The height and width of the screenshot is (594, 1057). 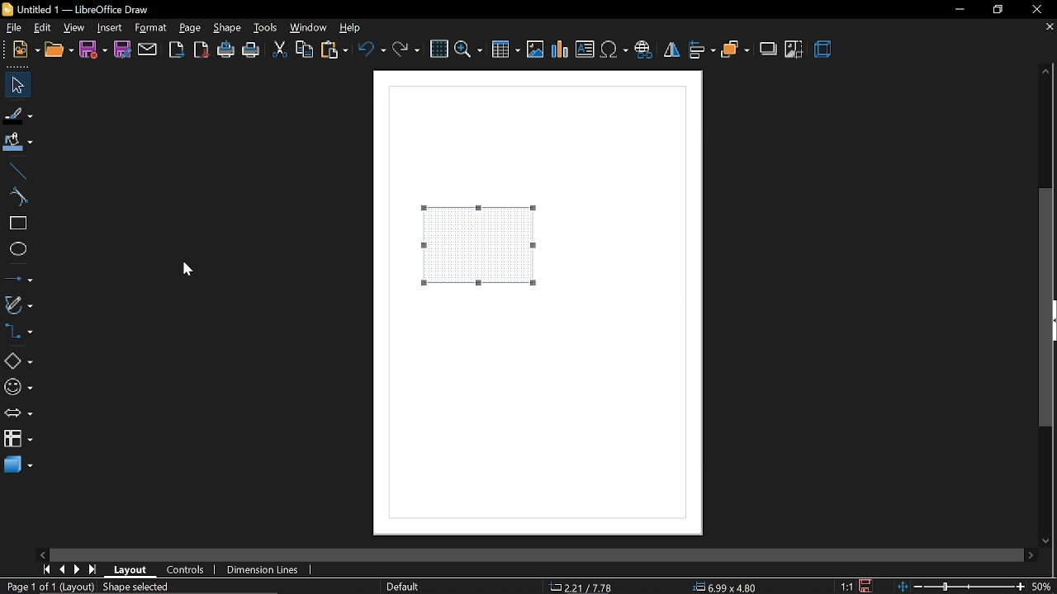 I want to click on file, so click(x=12, y=27).